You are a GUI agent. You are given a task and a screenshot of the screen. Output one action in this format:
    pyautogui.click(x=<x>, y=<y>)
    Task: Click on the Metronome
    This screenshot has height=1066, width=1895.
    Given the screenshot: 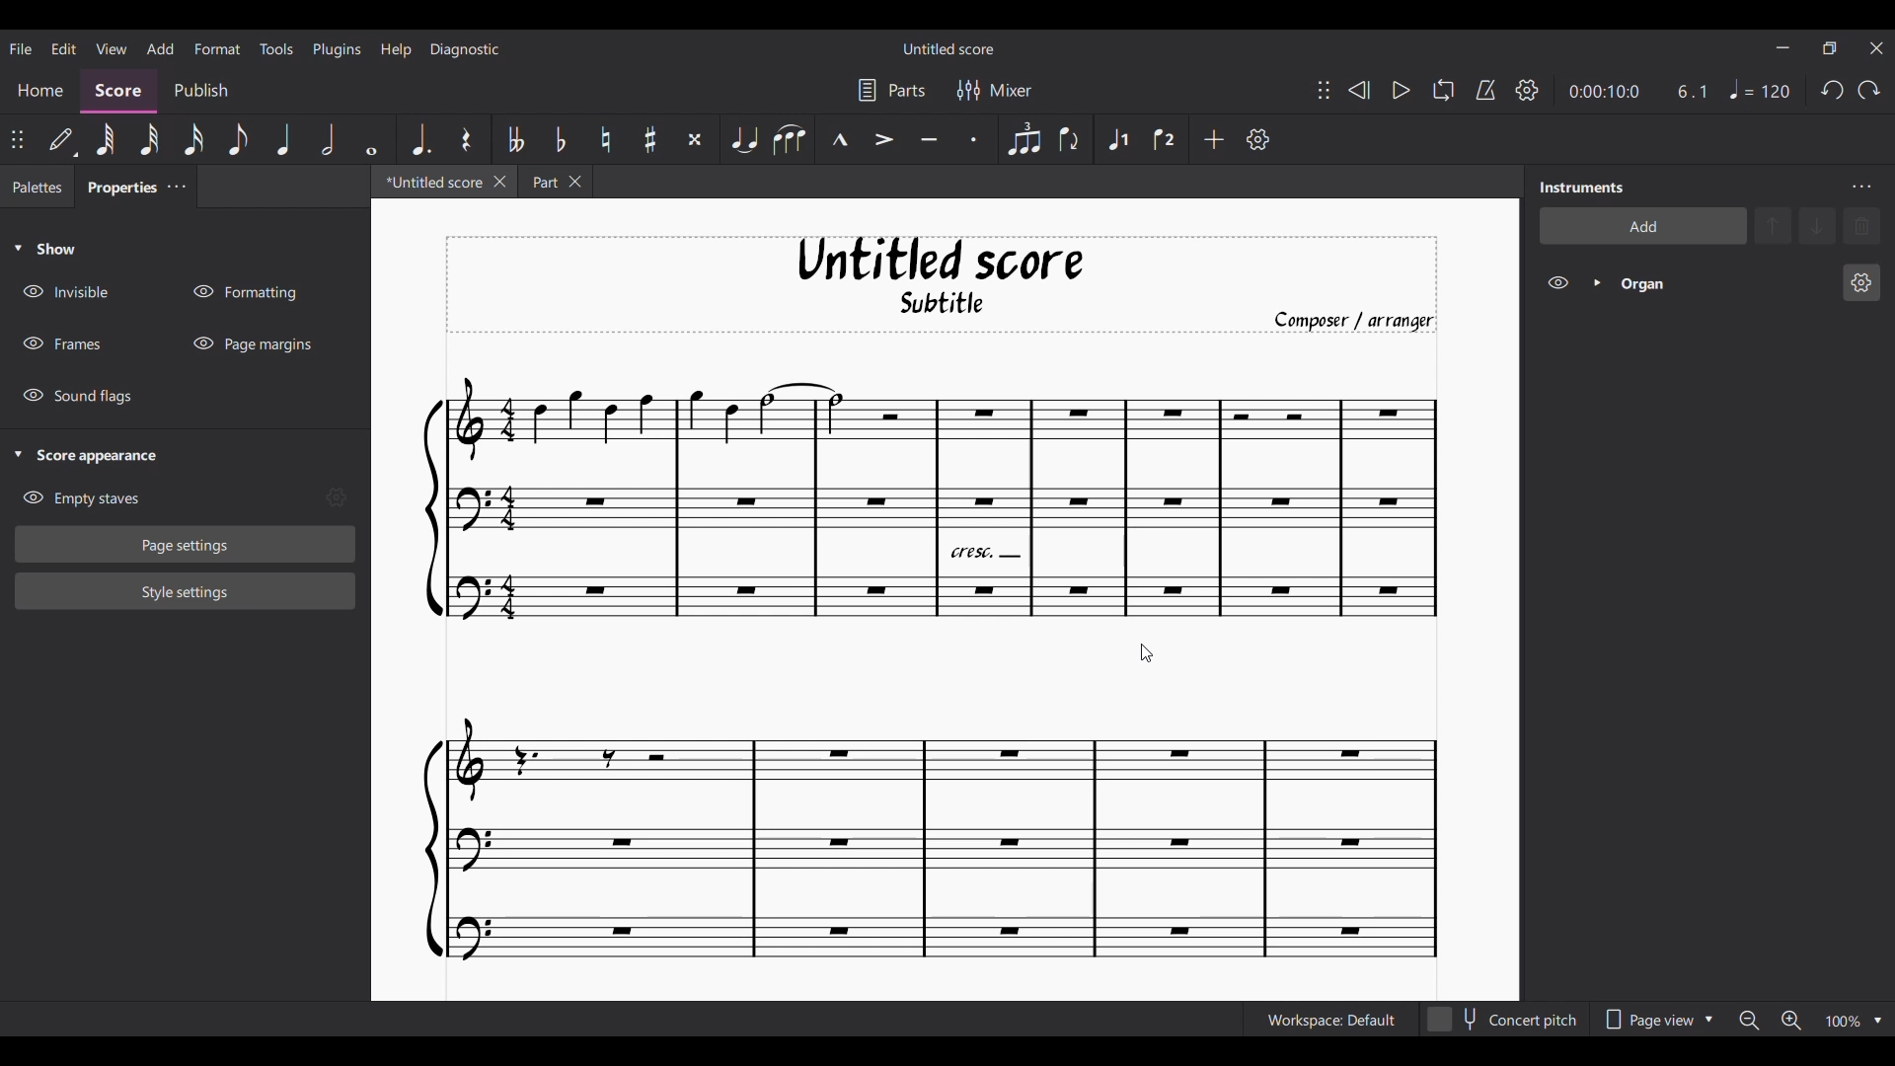 What is the action you would take?
    pyautogui.click(x=1485, y=91)
    